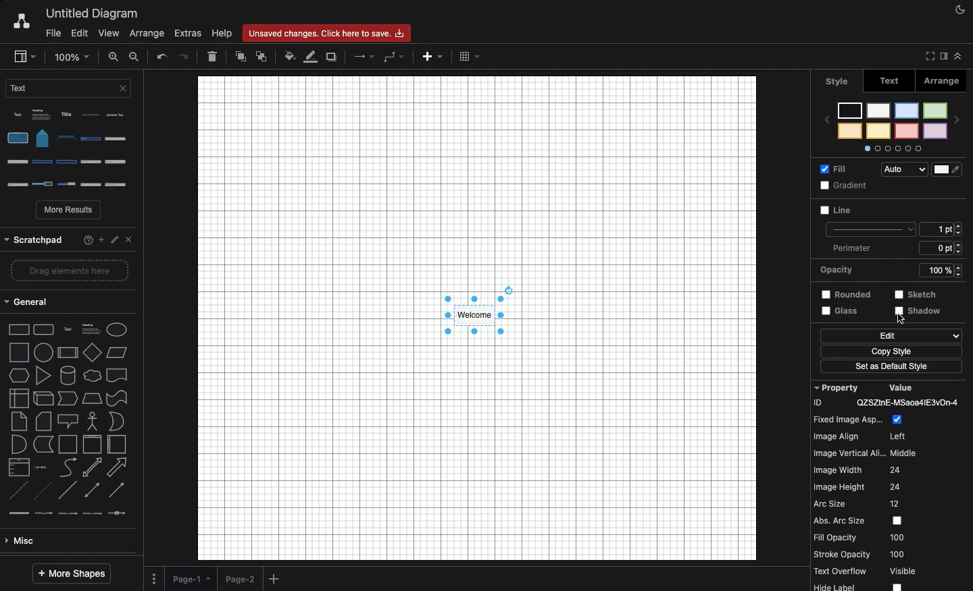 This screenshot has height=591, width=973. What do you see at coordinates (311, 56) in the screenshot?
I see `Line fill` at bounding box center [311, 56].